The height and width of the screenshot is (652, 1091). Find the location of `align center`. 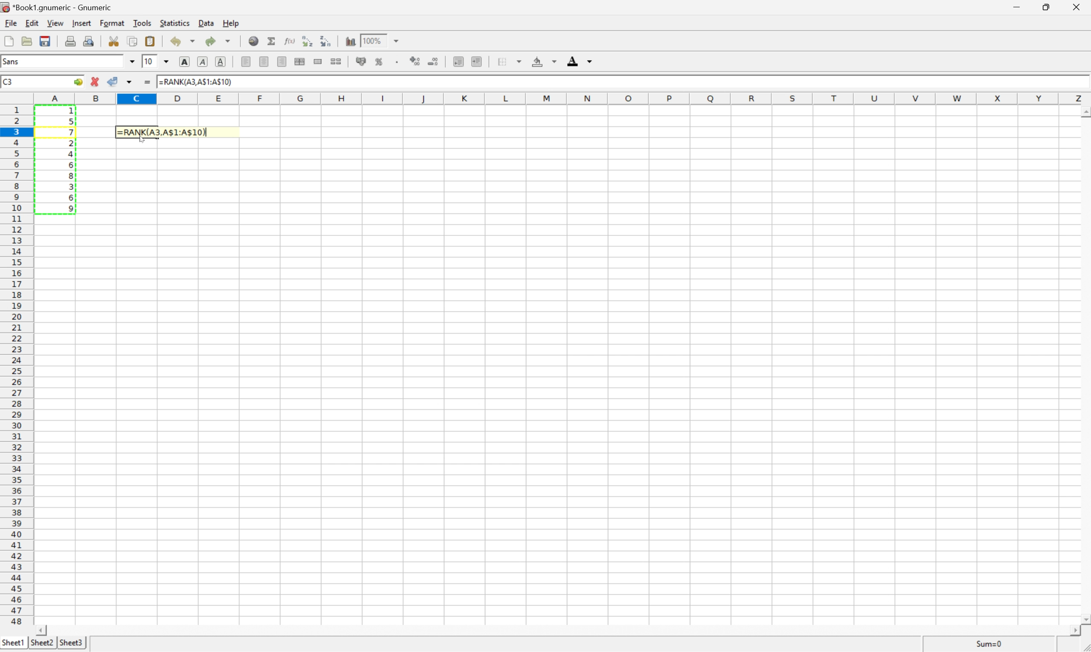

align center is located at coordinates (265, 62).